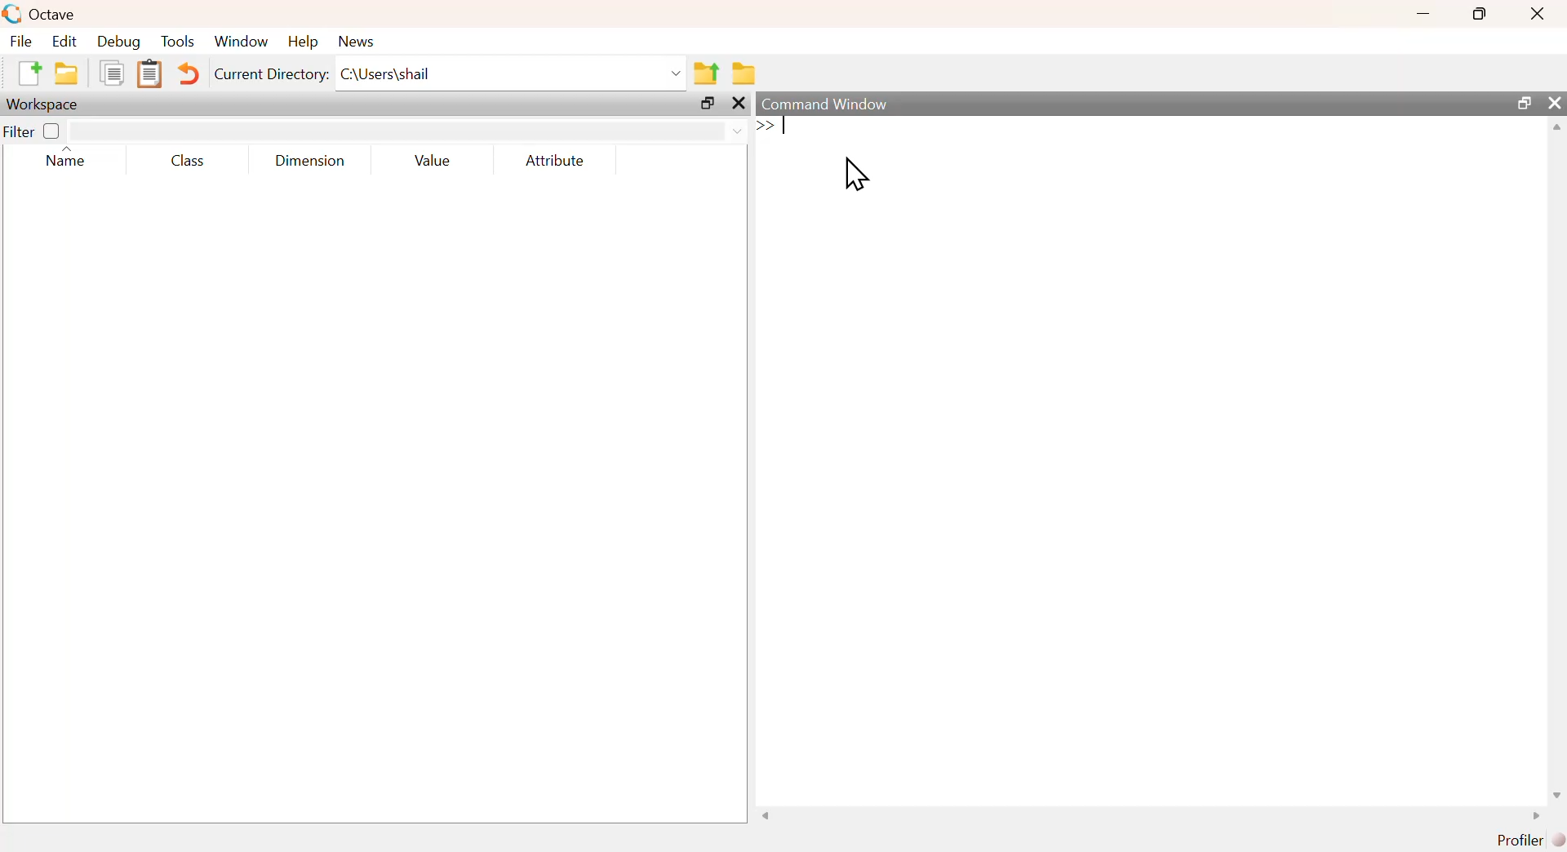  Describe the element at coordinates (47, 104) in the screenshot. I see `workspace` at that location.